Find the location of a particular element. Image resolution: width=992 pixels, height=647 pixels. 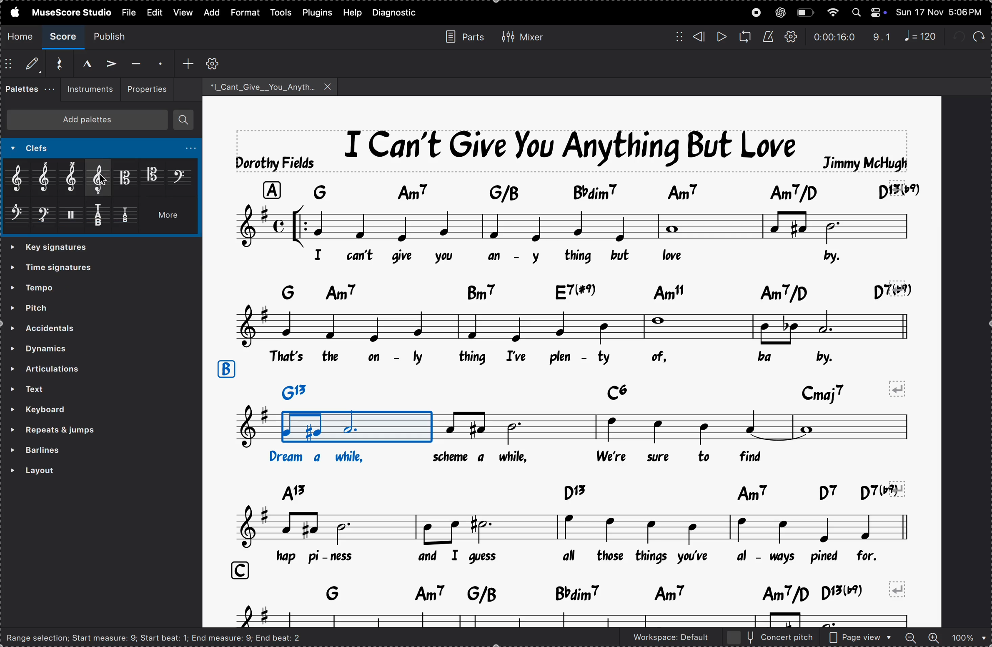

instrument is located at coordinates (87, 90).